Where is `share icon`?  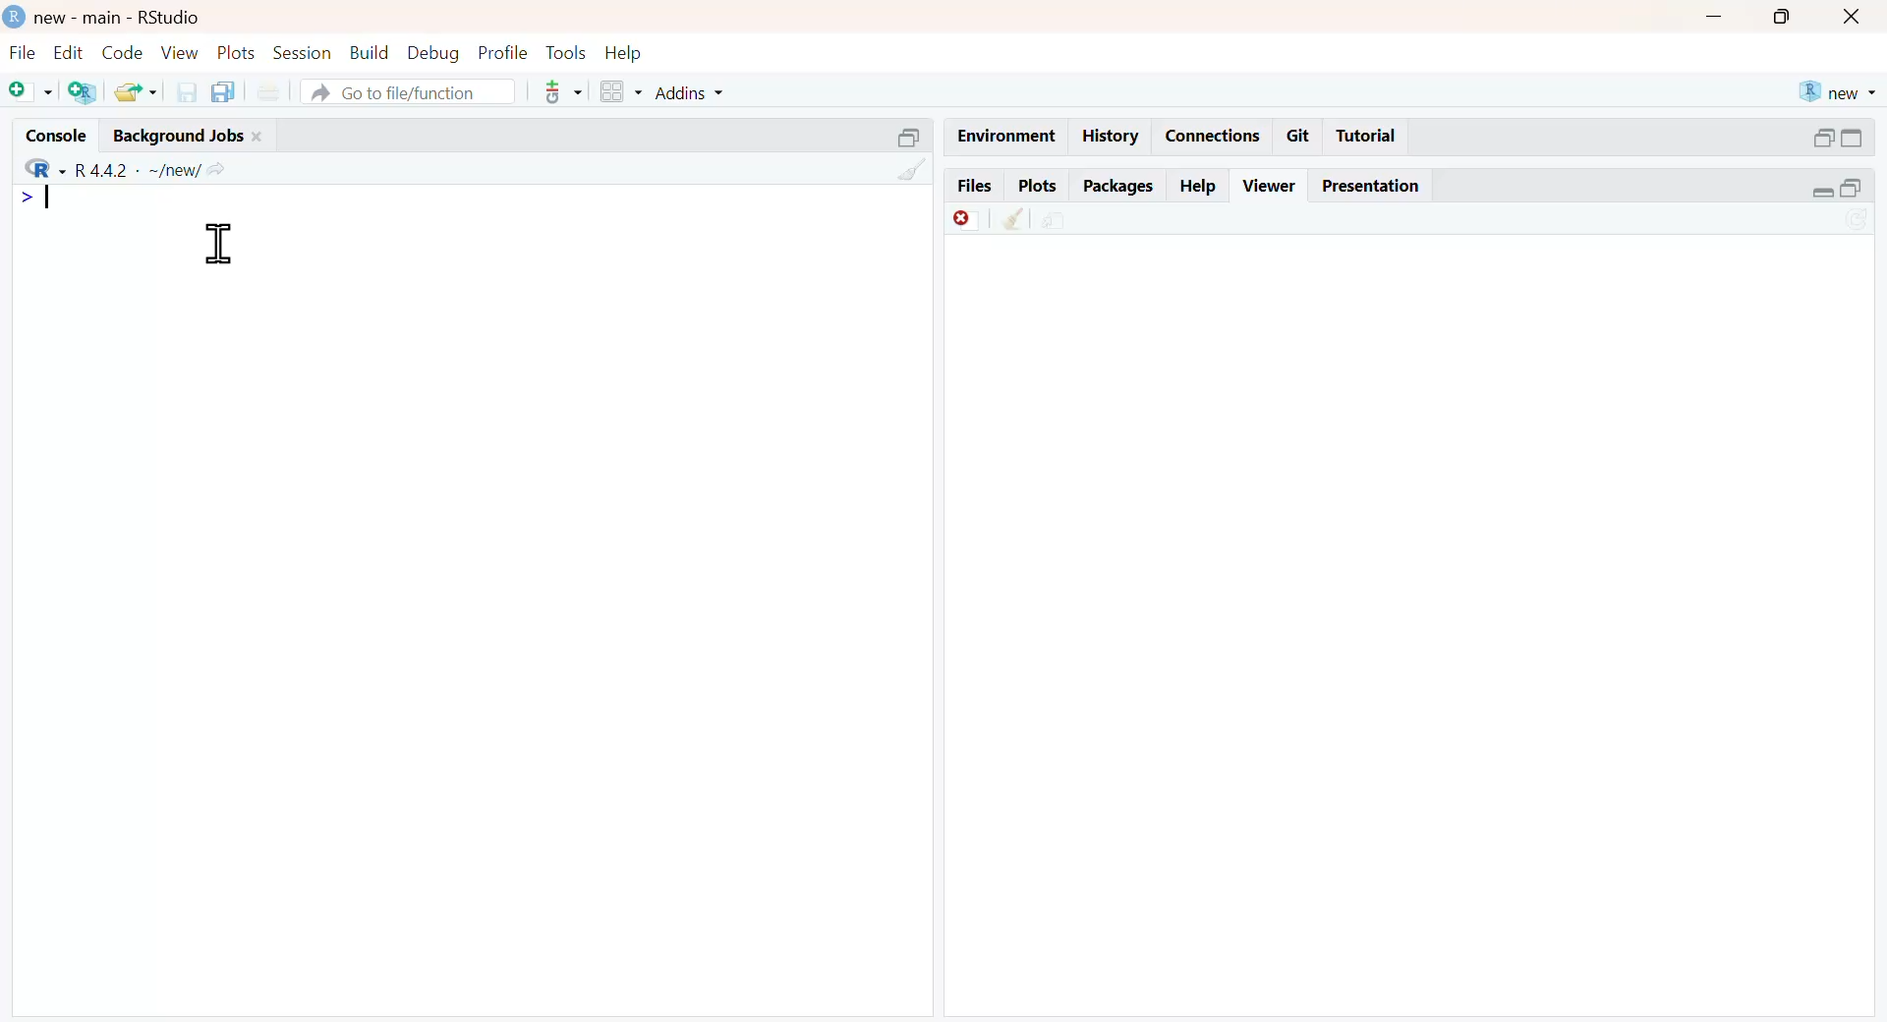
share icon is located at coordinates (215, 170).